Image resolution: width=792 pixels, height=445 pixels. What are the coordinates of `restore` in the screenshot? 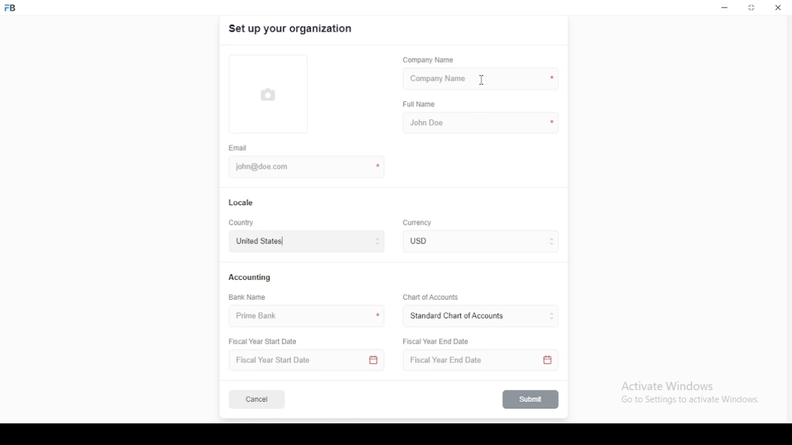 It's located at (752, 9).